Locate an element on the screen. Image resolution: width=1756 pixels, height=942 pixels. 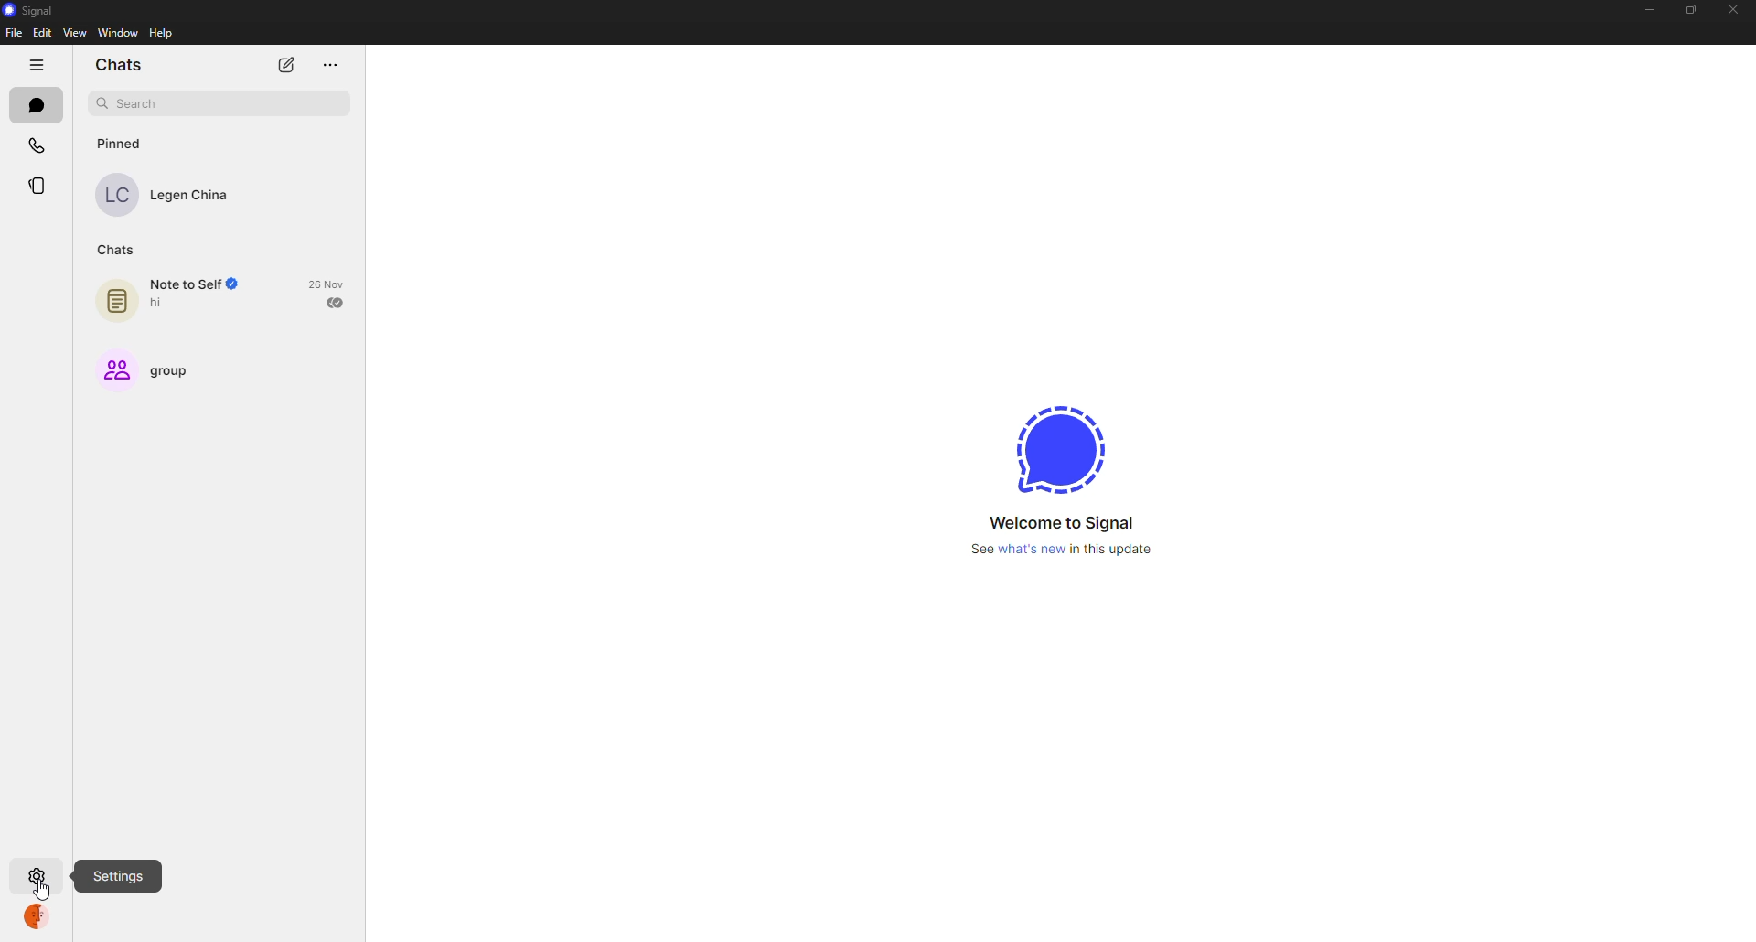
group is located at coordinates (145, 369).